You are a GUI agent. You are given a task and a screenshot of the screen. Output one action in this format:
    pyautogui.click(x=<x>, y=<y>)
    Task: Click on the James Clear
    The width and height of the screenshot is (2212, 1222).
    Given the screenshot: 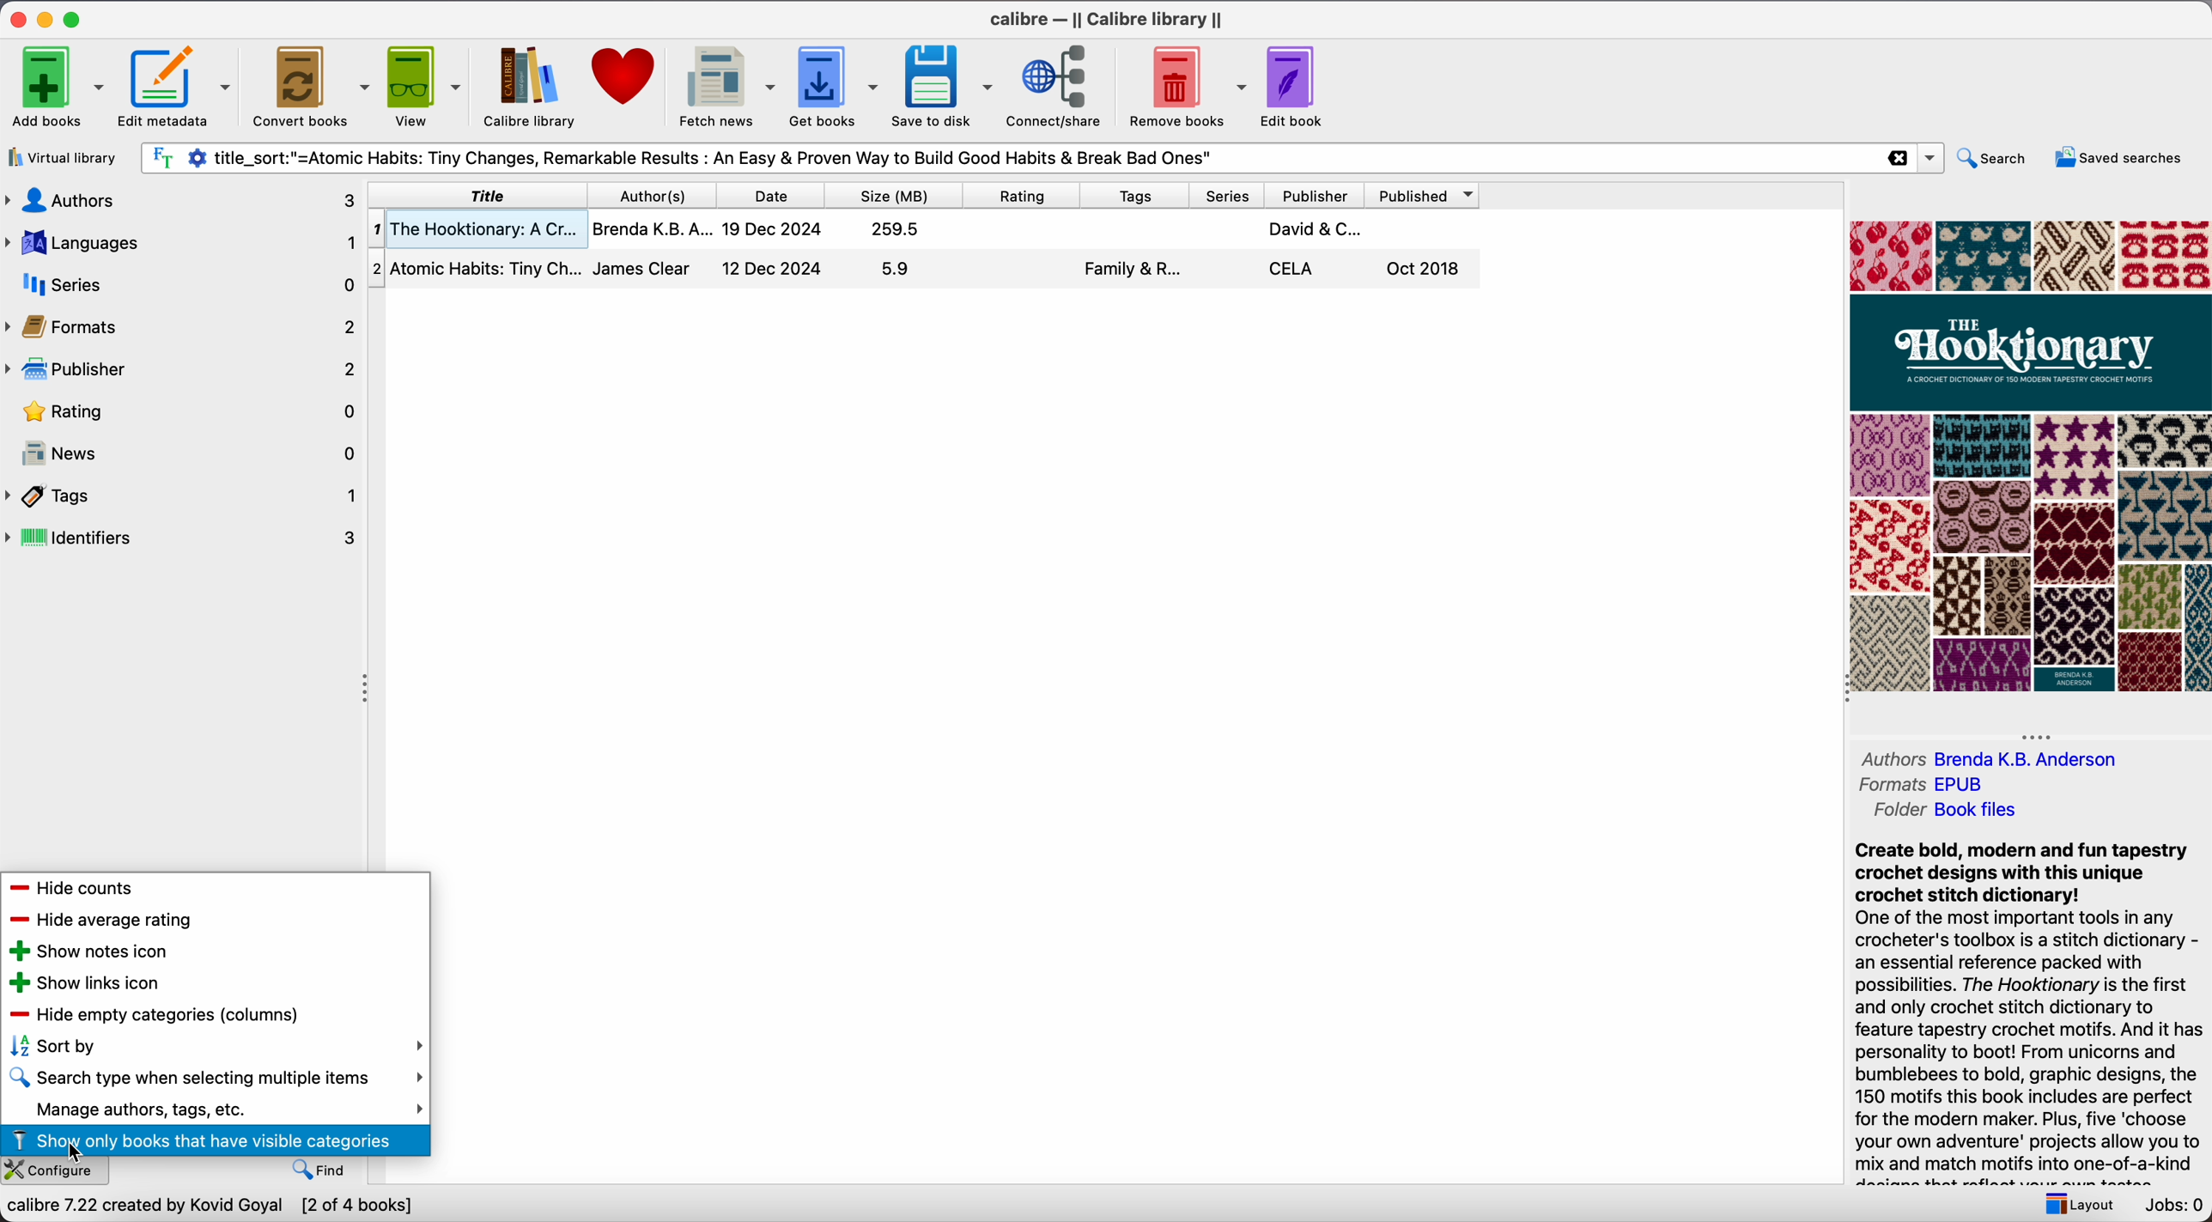 What is the action you would take?
    pyautogui.click(x=640, y=266)
    